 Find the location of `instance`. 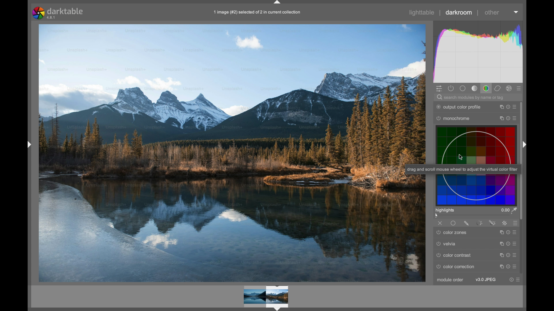

instance is located at coordinates (500, 244).